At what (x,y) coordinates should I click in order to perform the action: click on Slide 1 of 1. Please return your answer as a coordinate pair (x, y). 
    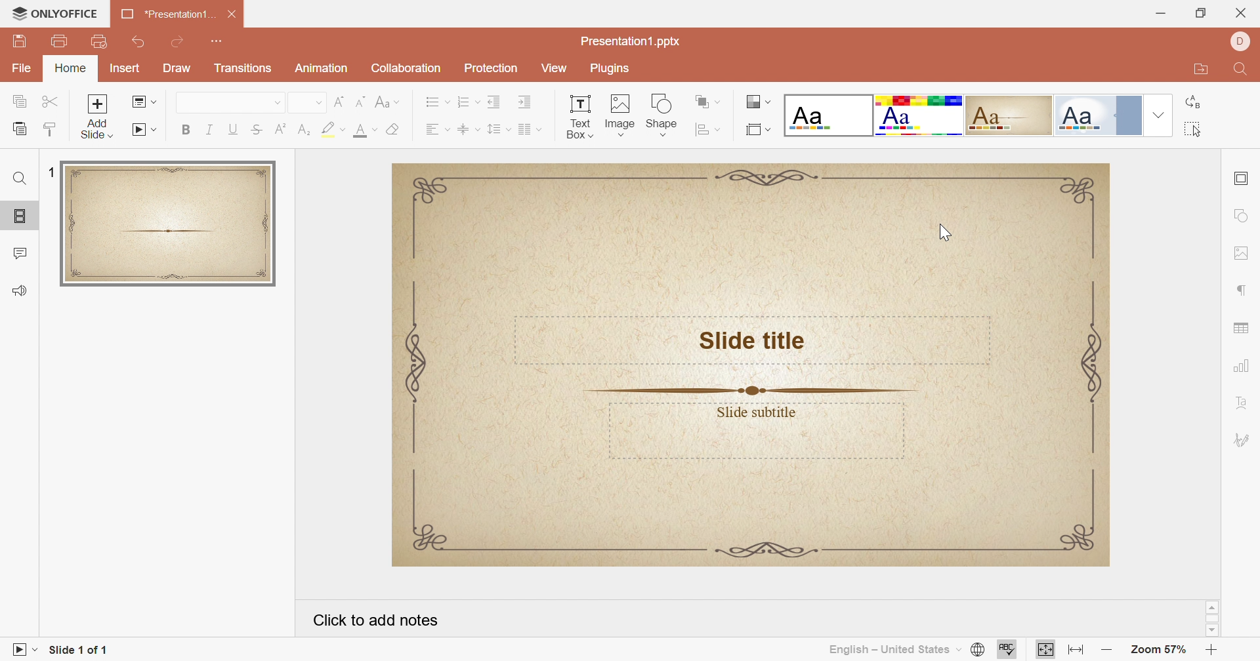
    Looking at the image, I should click on (82, 648).